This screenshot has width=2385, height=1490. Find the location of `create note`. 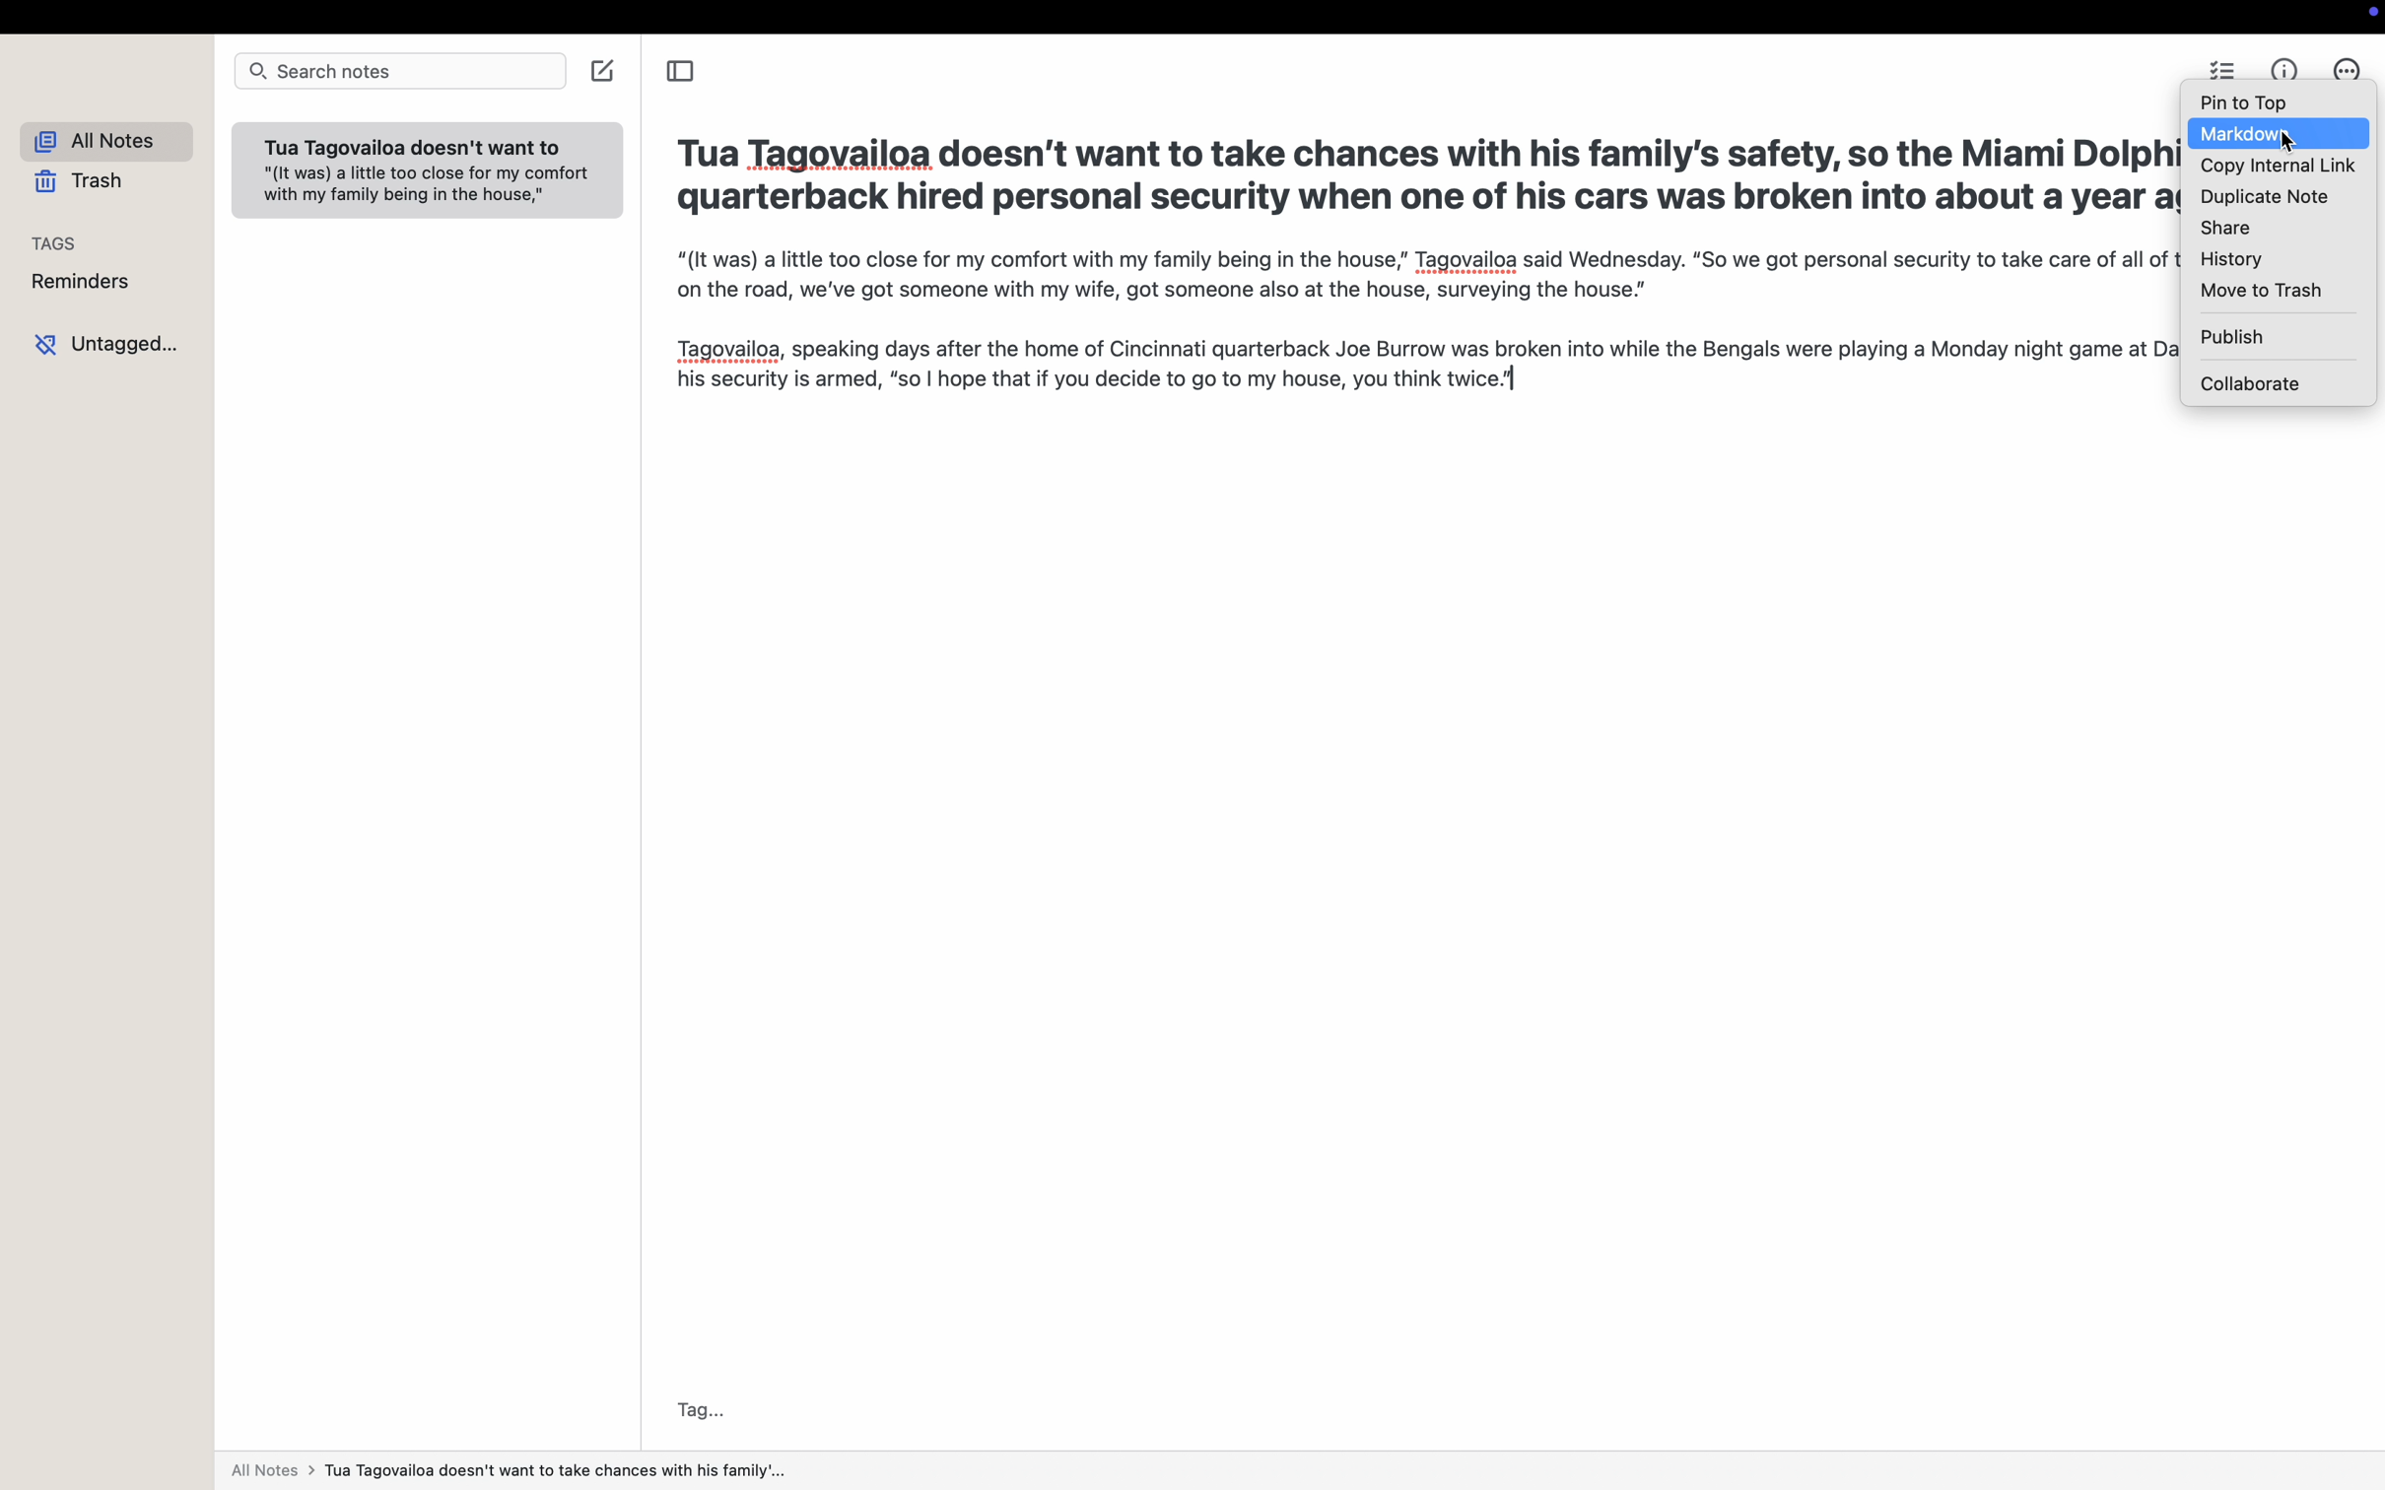

create note is located at coordinates (603, 71).